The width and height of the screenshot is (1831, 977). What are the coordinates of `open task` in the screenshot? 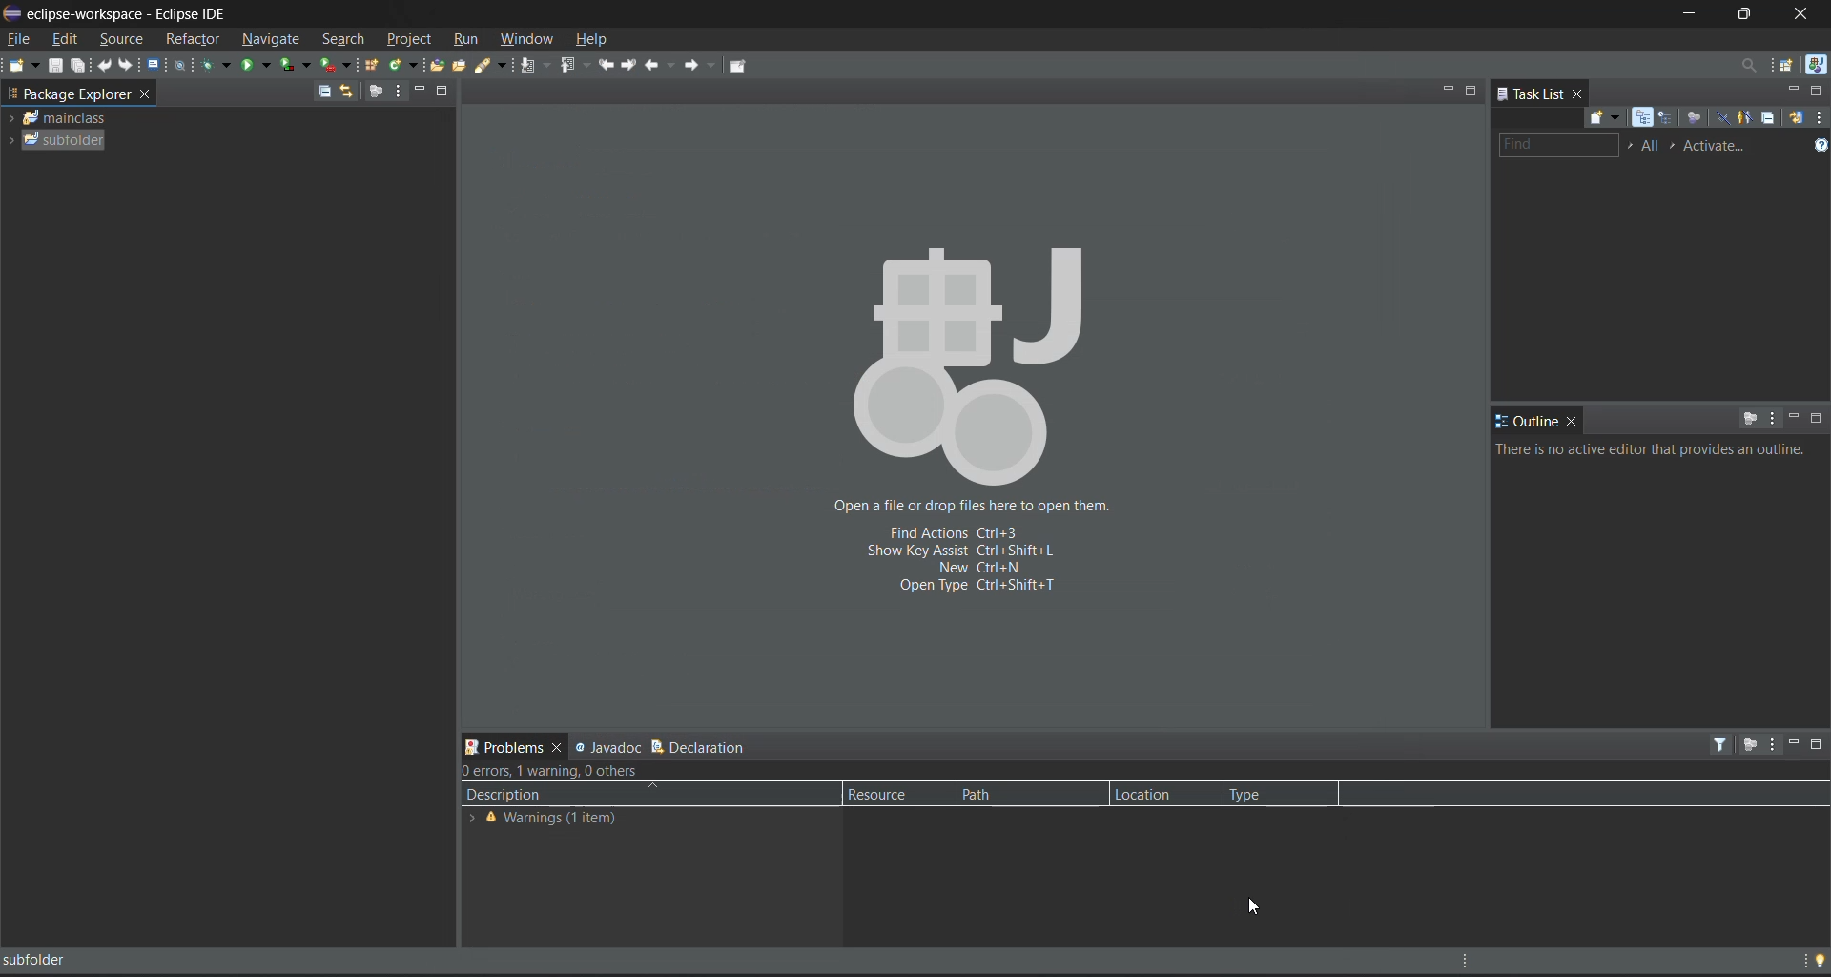 It's located at (463, 65).